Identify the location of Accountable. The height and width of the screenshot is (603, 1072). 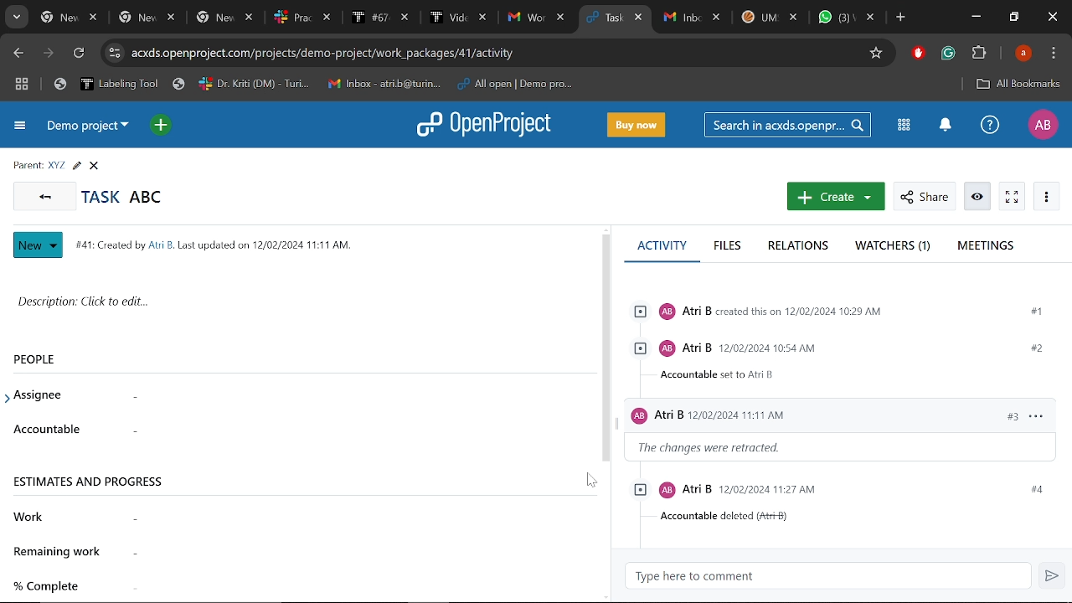
(49, 430).